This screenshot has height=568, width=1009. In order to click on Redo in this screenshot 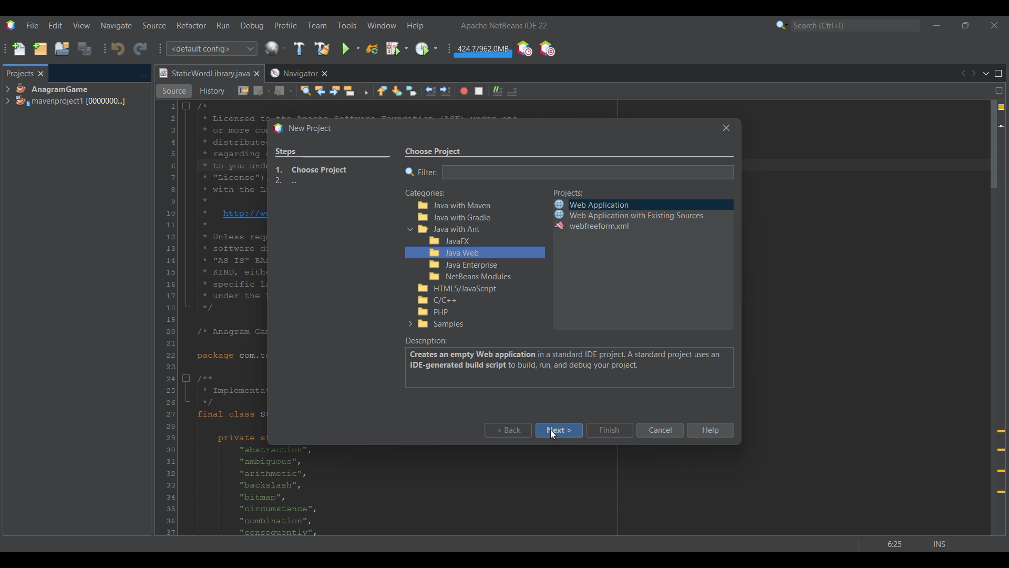, I will do `click(140, 48)`.